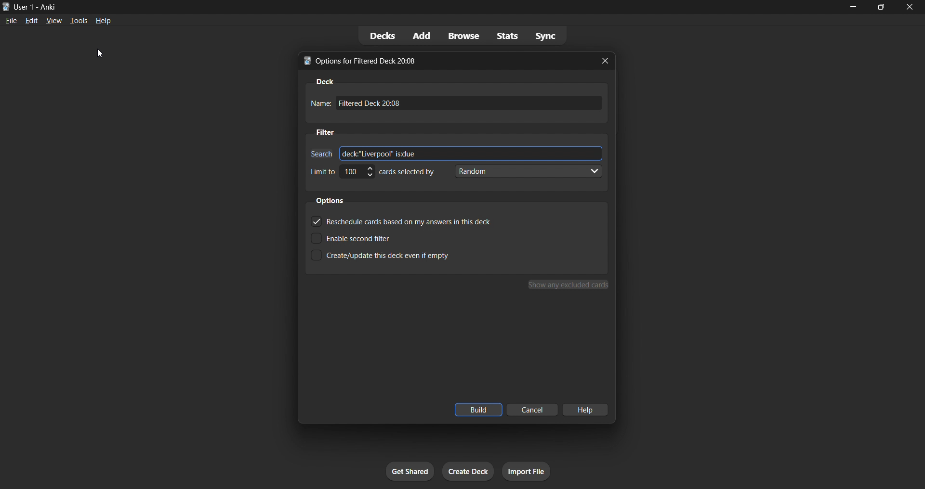 The height and width of the screenshot is (489, 925). What do you see at coordinates (48, 6) in the screenshot?
I see `Anki` at bounding box center [48, 6].